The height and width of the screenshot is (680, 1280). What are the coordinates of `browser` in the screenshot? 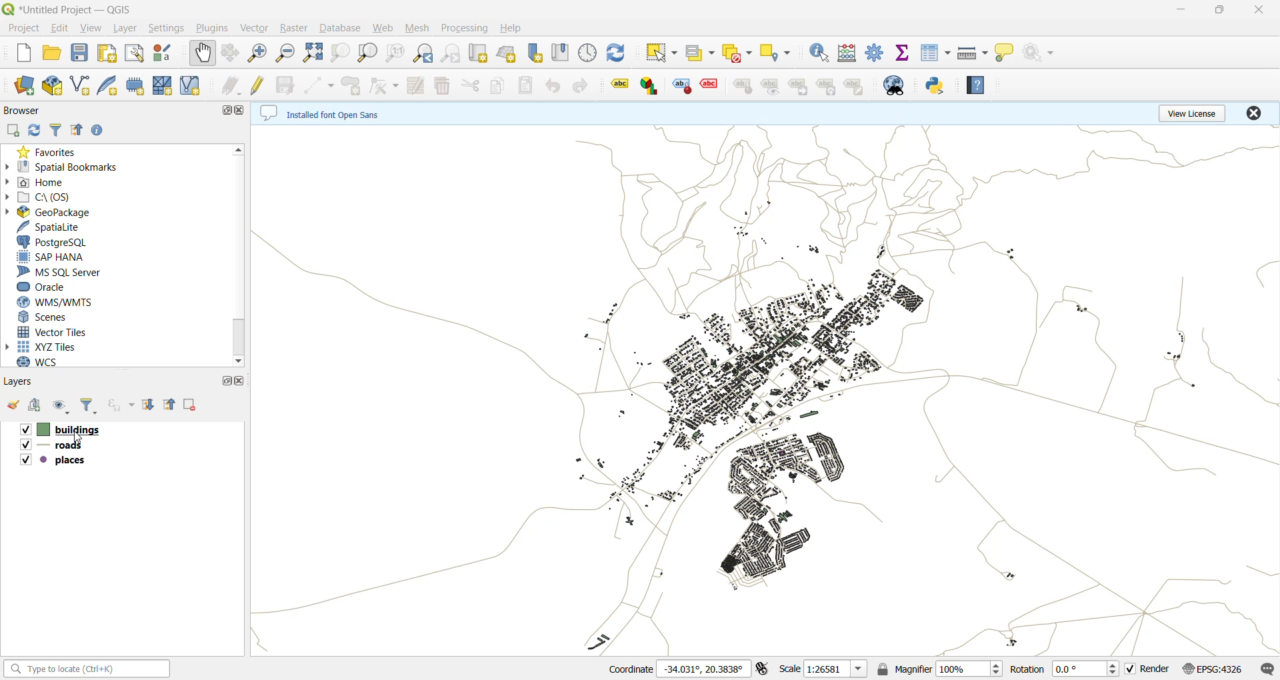 It's located at (24, 110).